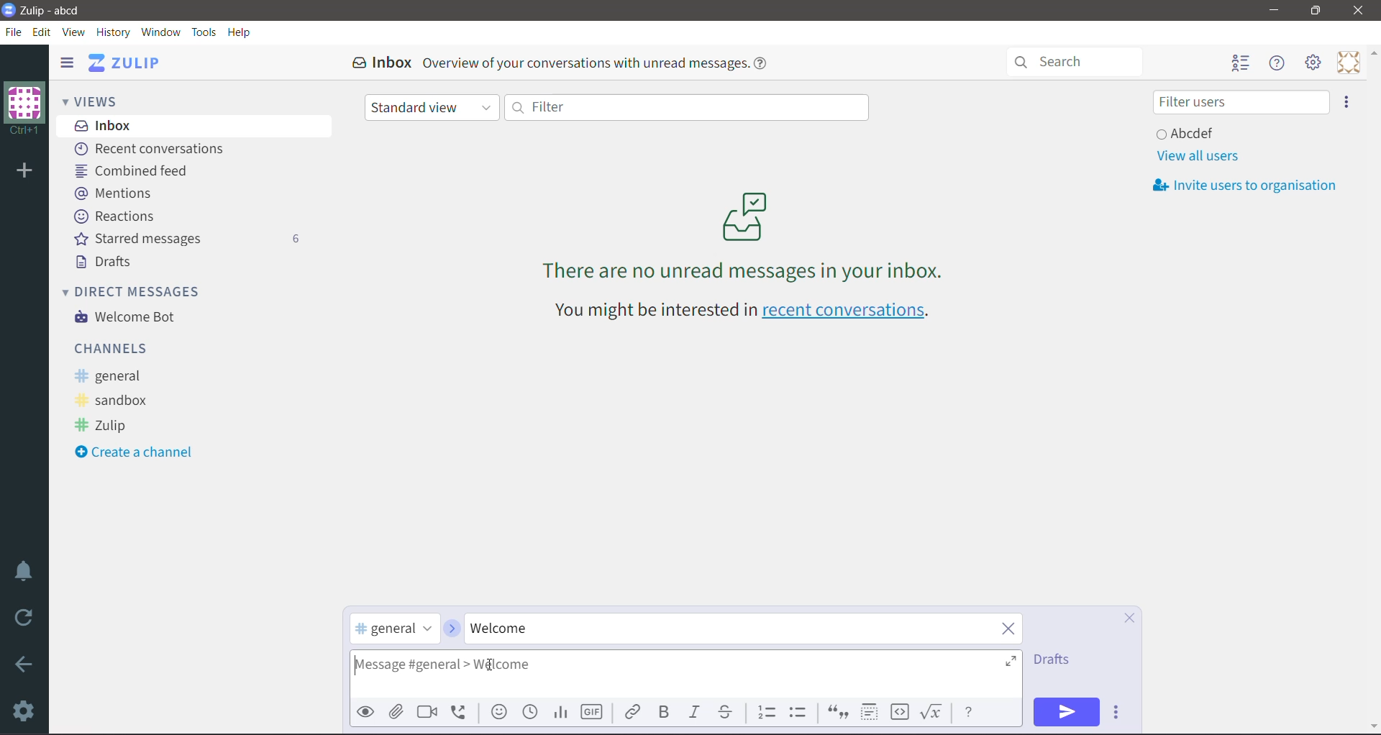 Image resolution: width=1381 pixels, height=735 pixels. Describe the element at coordinates (1275, 10) in the screenshot. I see `Minimize` at that location.